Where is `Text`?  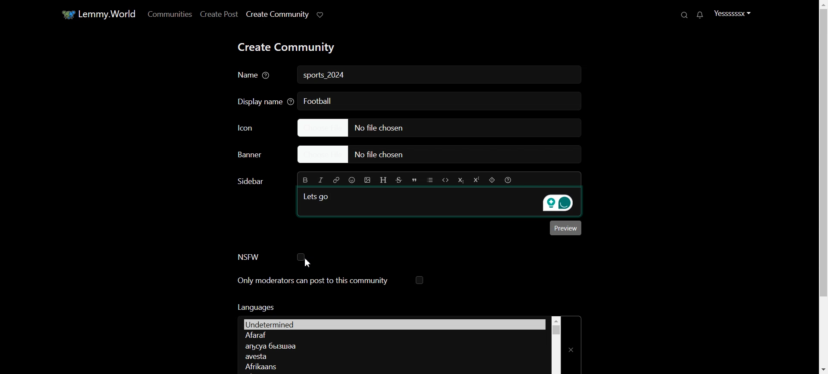 Text is located at coordinates (318, 196).